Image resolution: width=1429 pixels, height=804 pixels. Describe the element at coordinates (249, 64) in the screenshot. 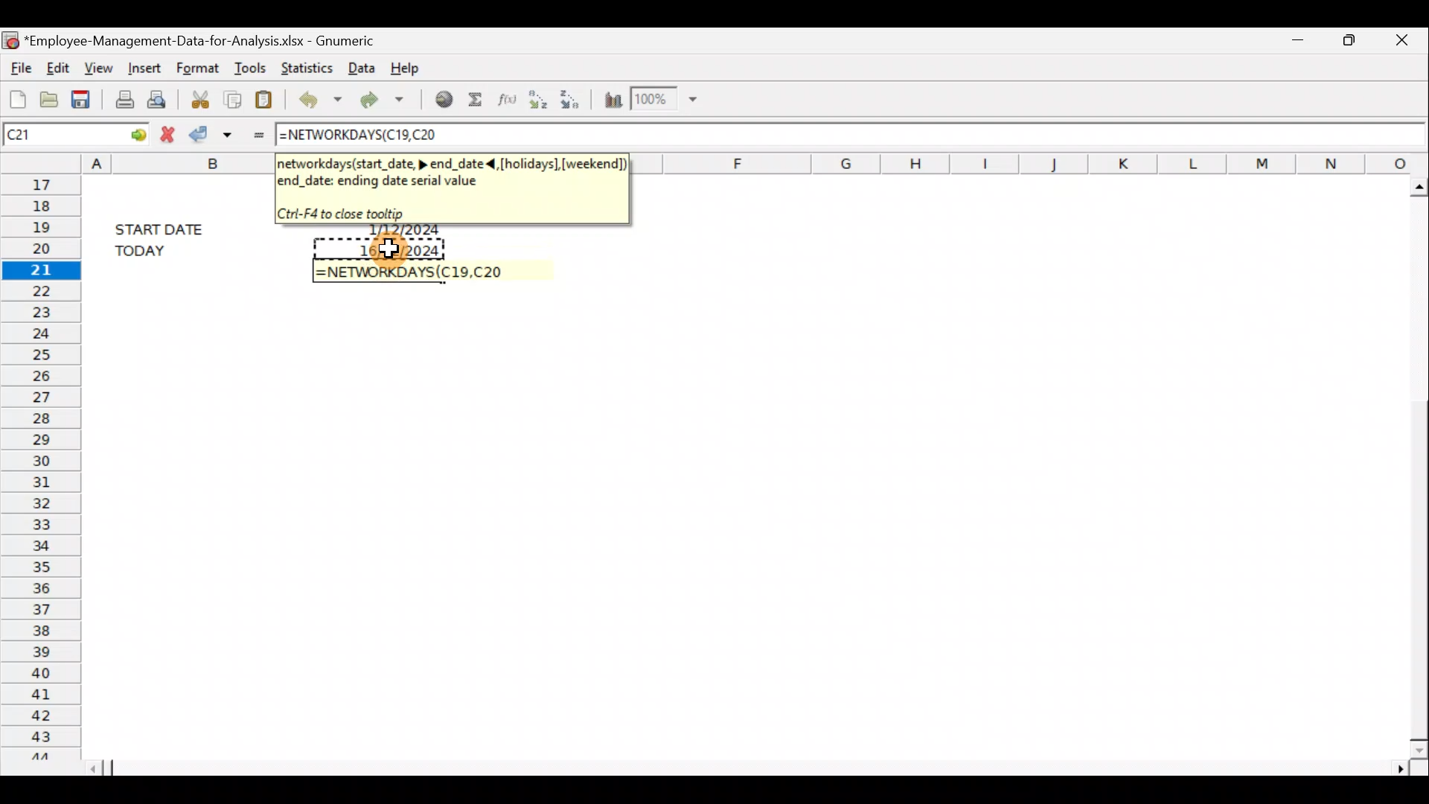

I see `Tools` at that location.